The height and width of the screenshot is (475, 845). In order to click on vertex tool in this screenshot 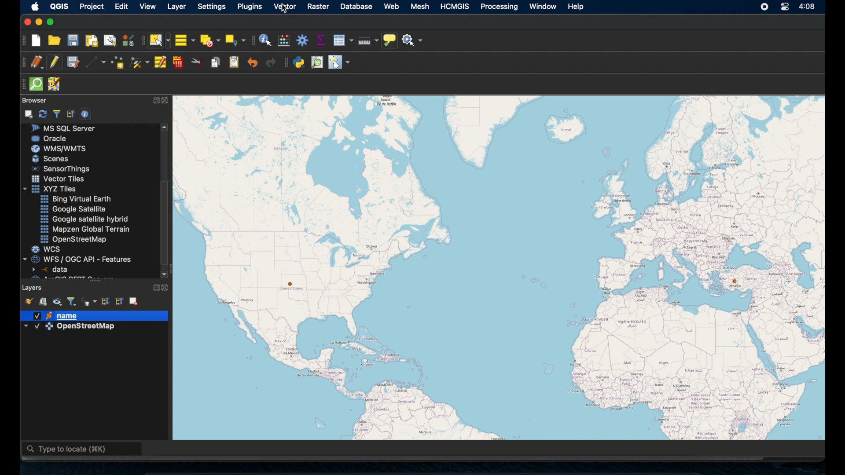, I will do `click(140, 61)`.